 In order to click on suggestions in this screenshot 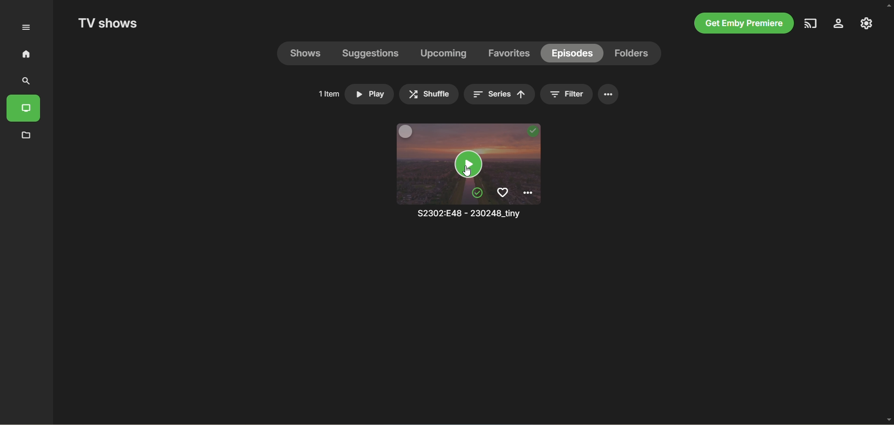, I will do `click(371, 55)`.